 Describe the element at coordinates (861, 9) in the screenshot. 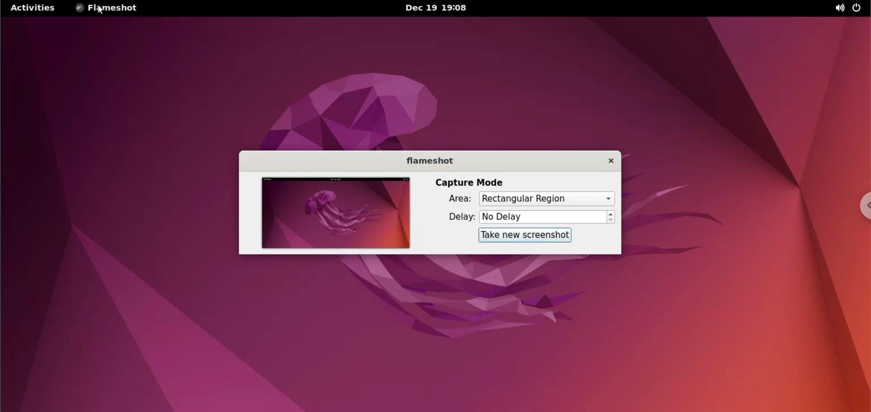

I see `power settings options` at that location.